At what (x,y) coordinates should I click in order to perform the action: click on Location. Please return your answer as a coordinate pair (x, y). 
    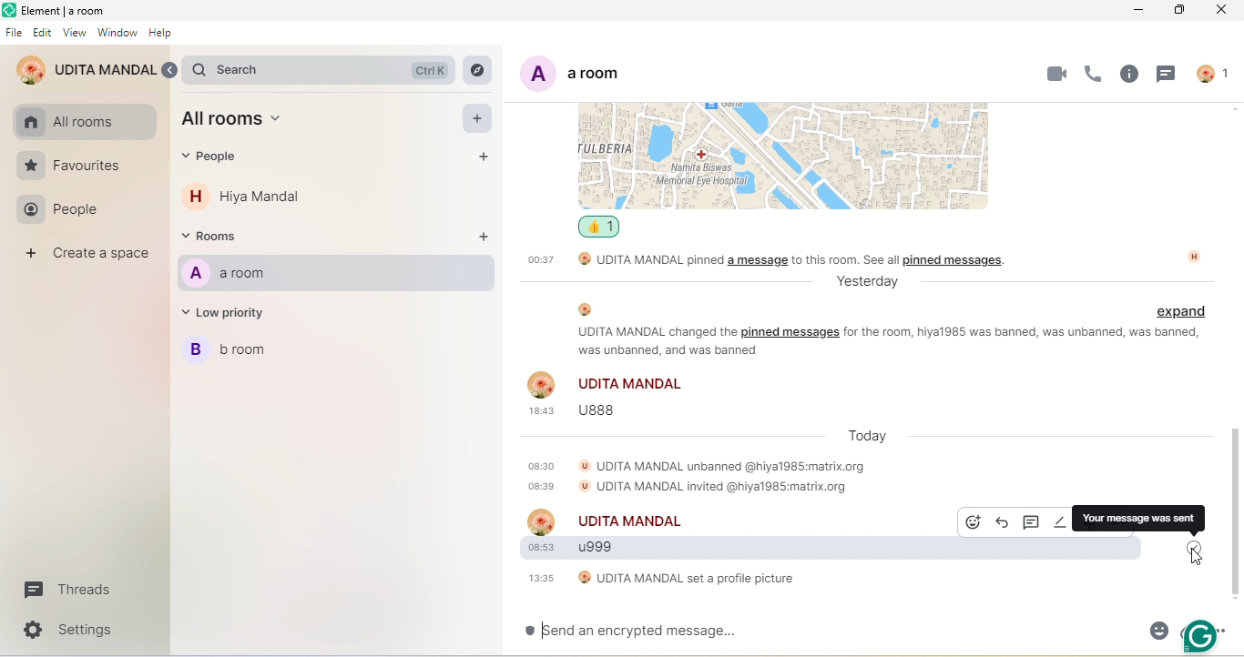
    Looking at the image, I should click on (475, 69).